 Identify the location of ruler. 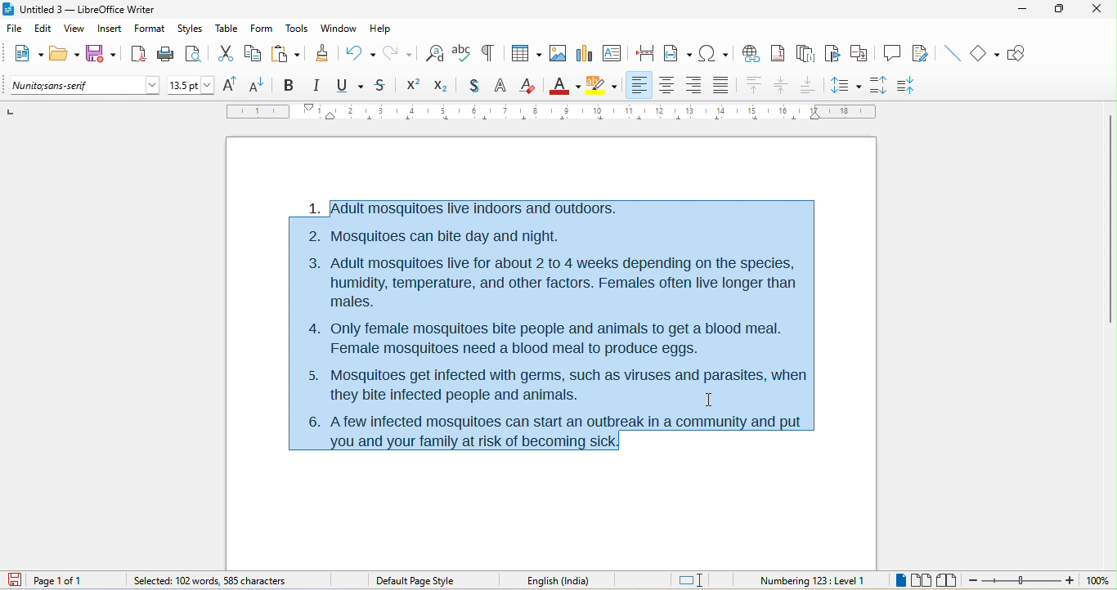
(550, 112).